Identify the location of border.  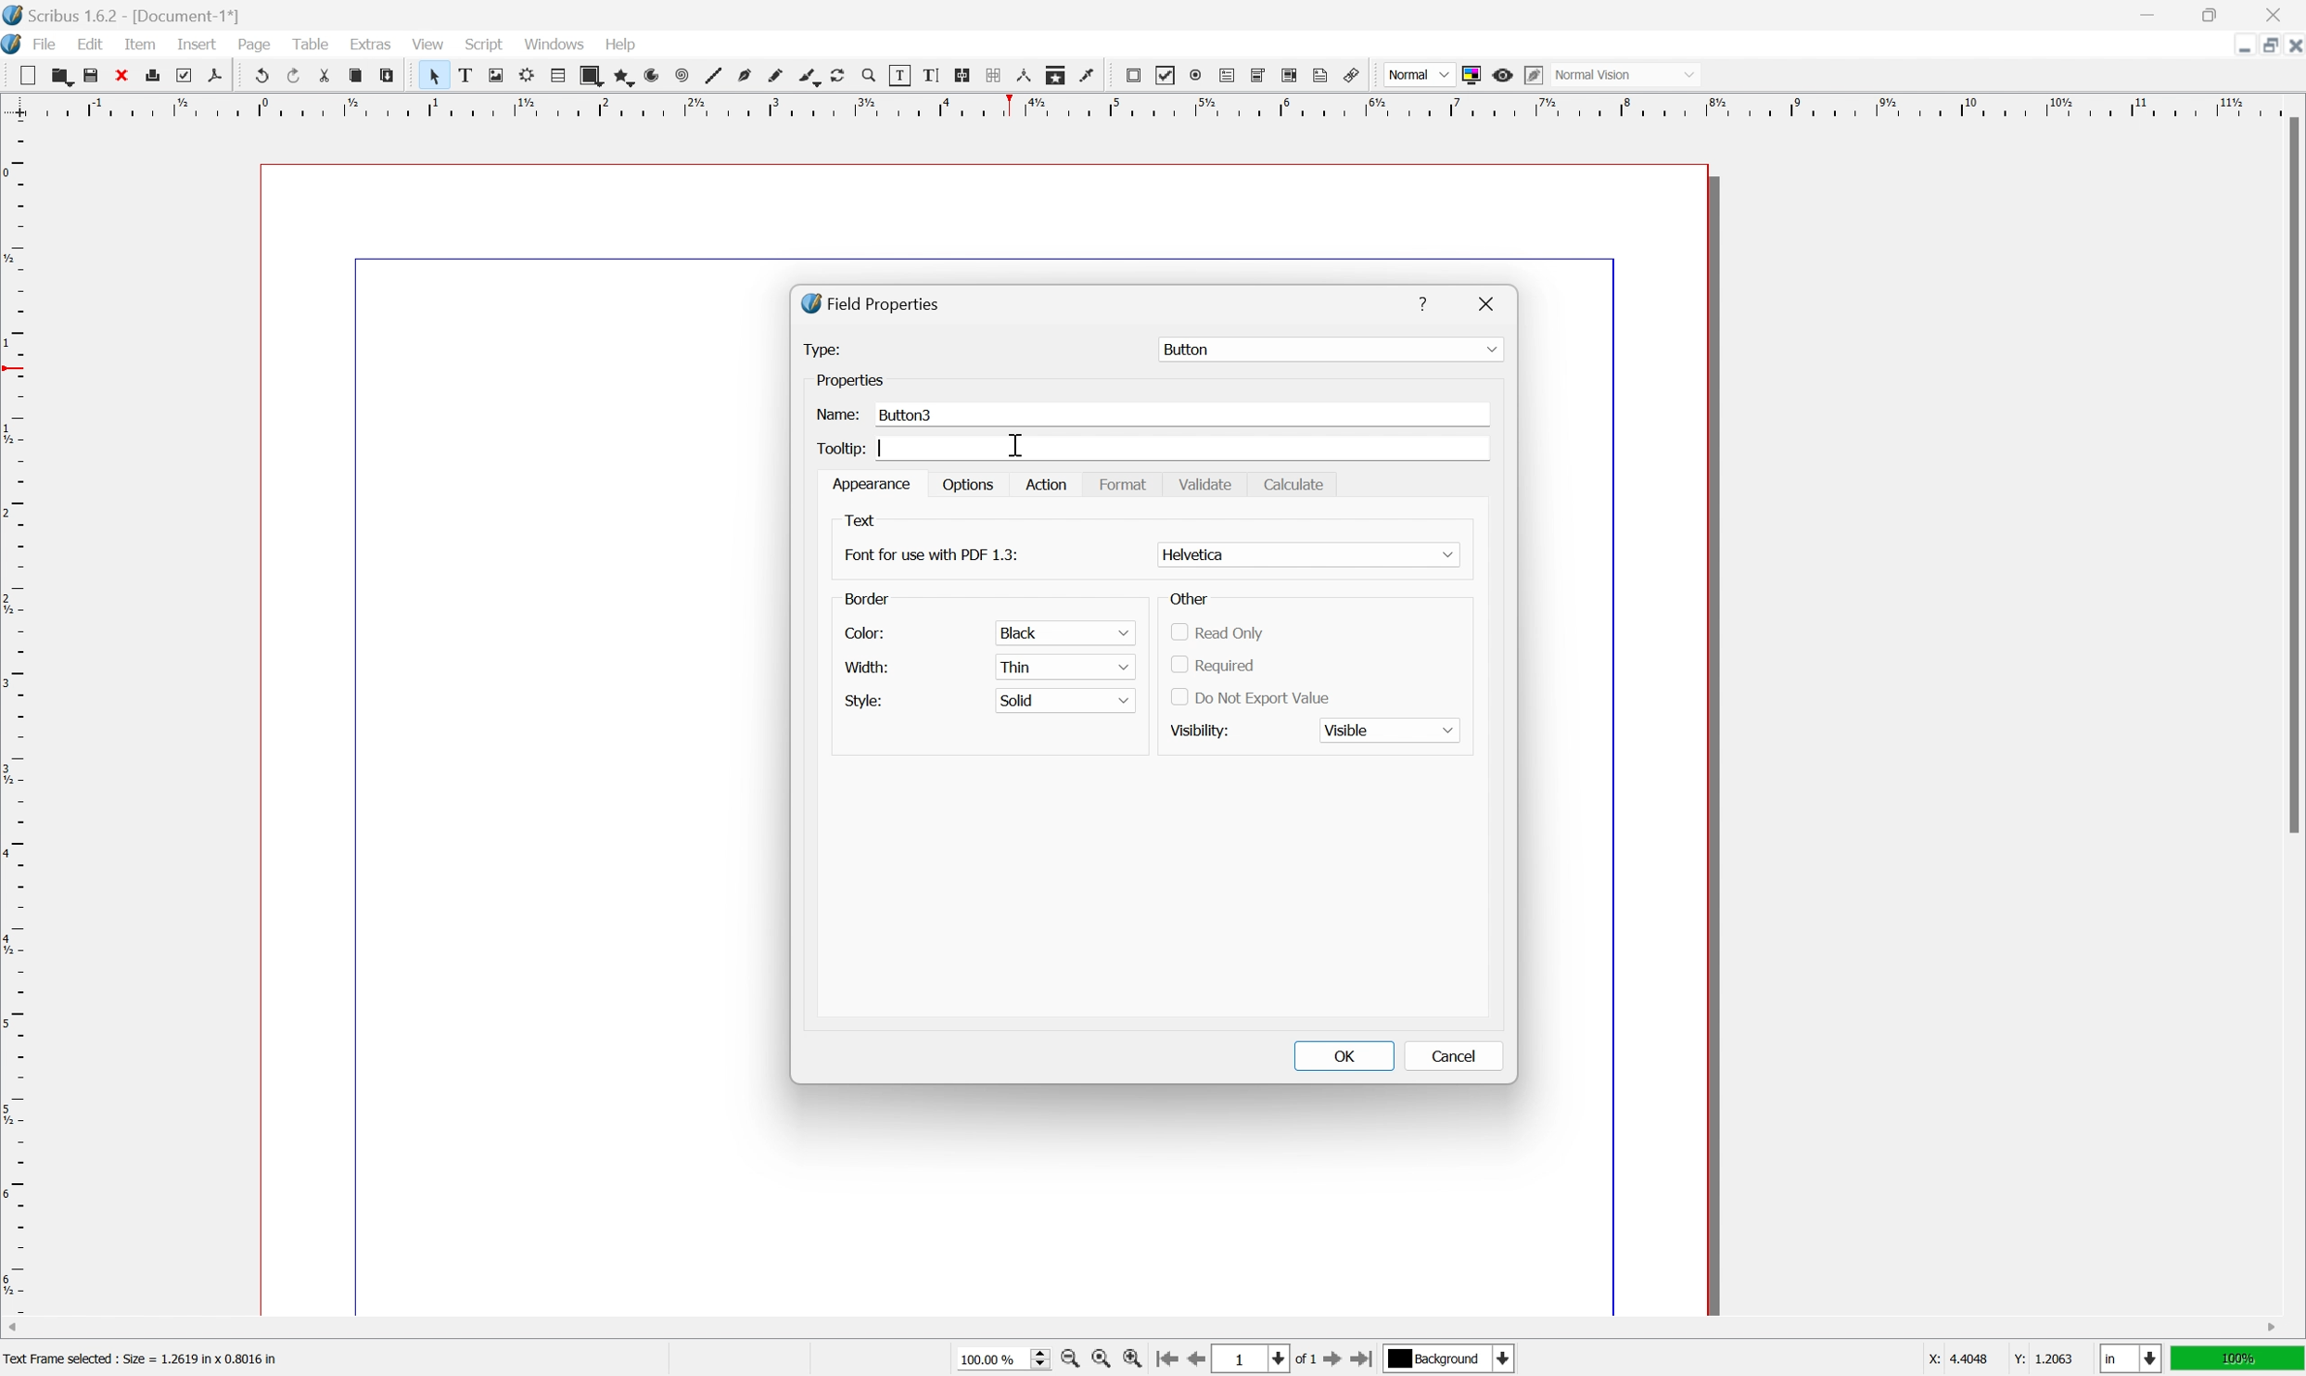
(868, 596).